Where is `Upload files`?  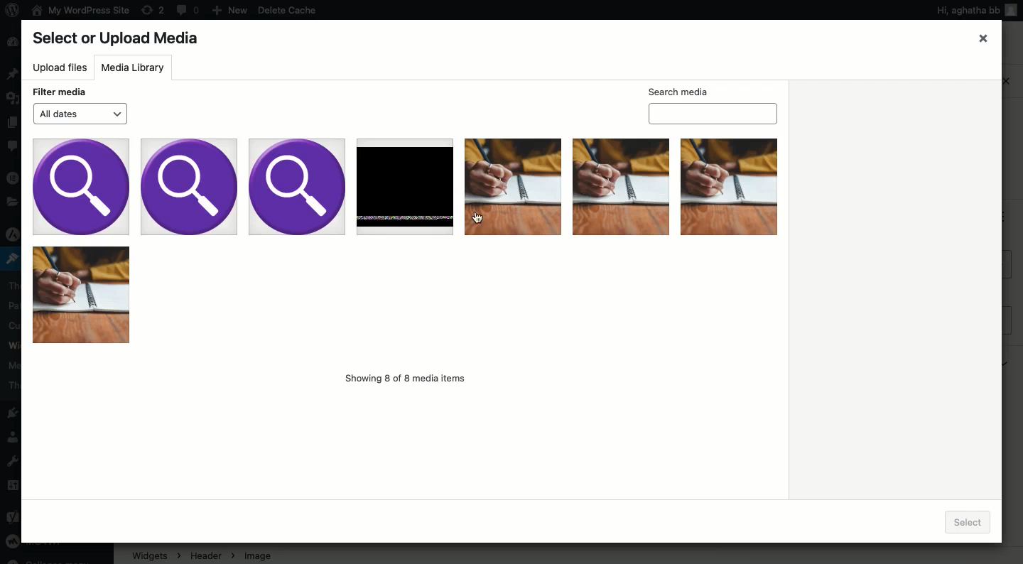 Upload files is located at coordinates (60, 68).